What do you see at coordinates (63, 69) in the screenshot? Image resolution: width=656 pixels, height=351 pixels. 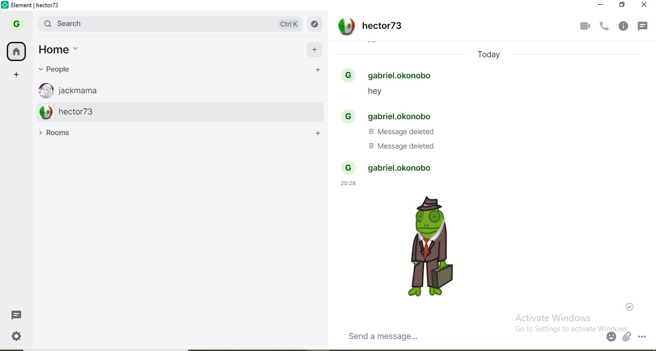 I see `people` at bounding box center [63, 69].